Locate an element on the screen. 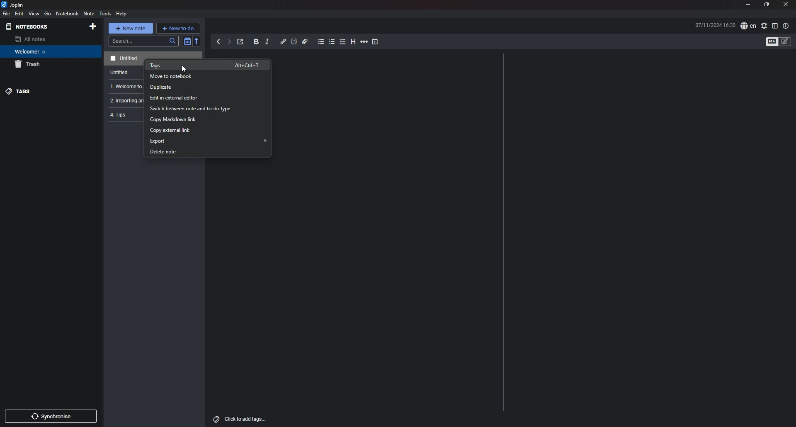 Image resolution: width=796 pixels, height=427 pixels. toggle sort order is located at coordinates (187, 41).